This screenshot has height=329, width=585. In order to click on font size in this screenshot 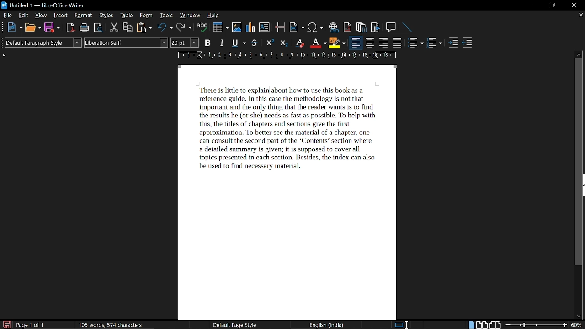, I will do `click(185, 42)`.